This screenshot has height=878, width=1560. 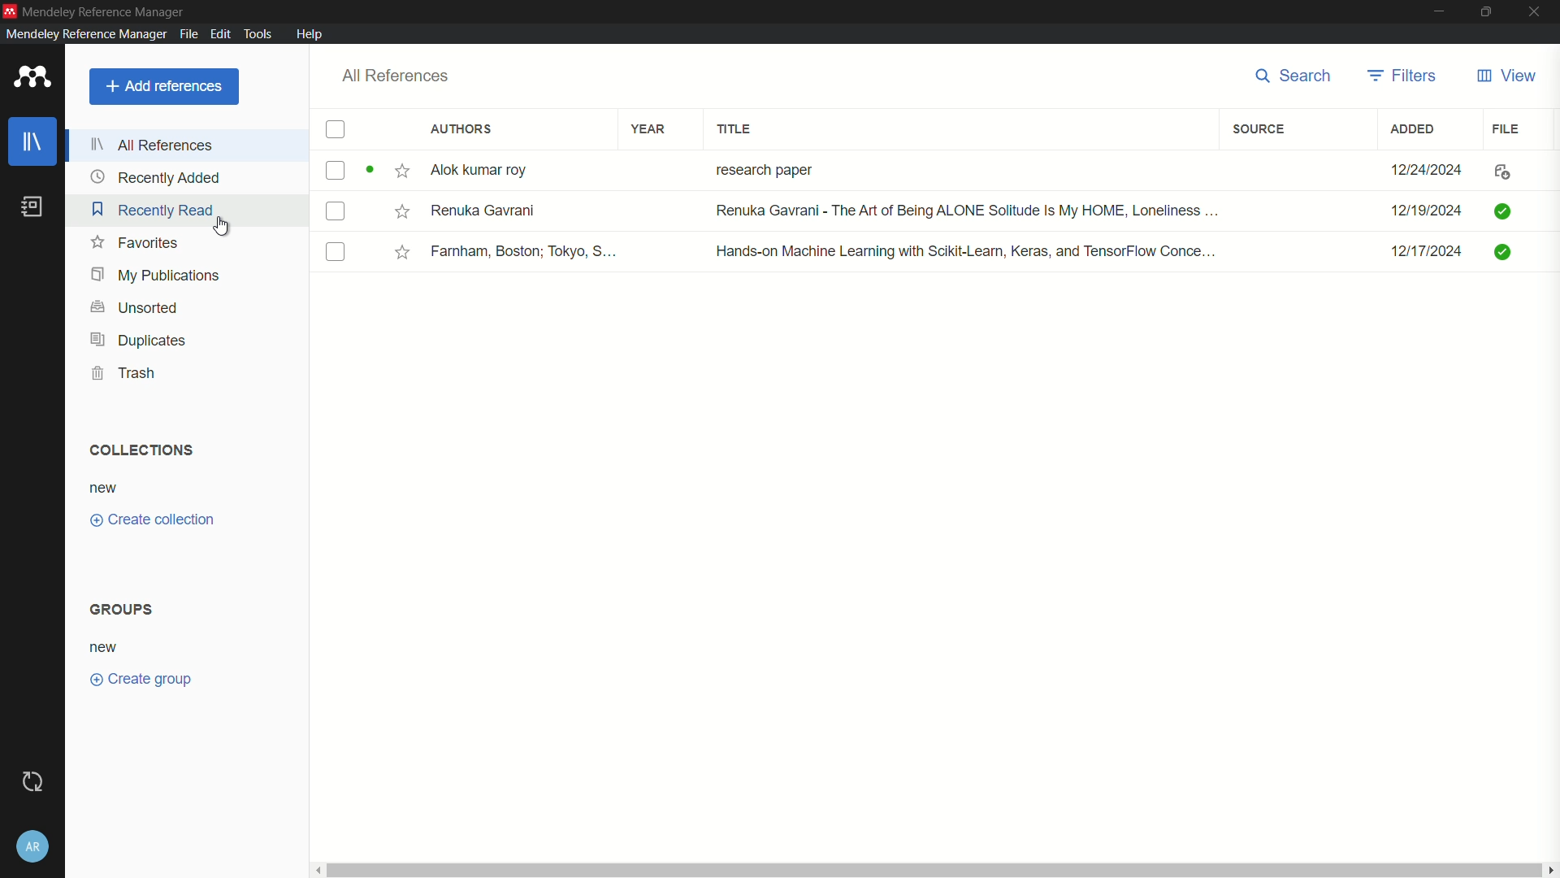 What do you see at coordinates (401, 169) in the screenshot?
I see `Toggle favorites` at bounding box center [401, 169].